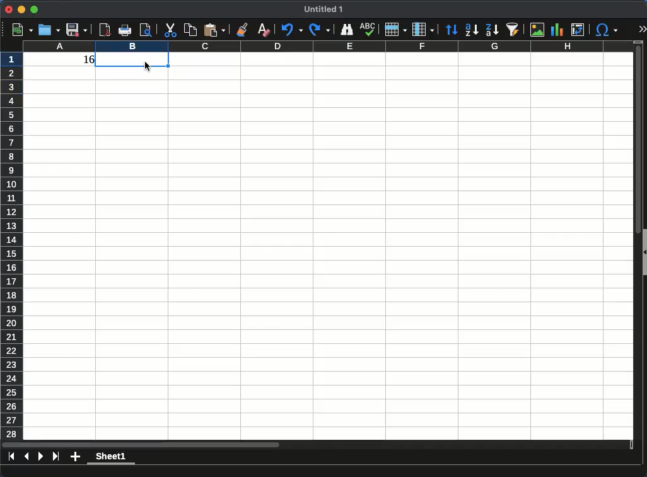  I want to click on minimize, so click(22, 9).